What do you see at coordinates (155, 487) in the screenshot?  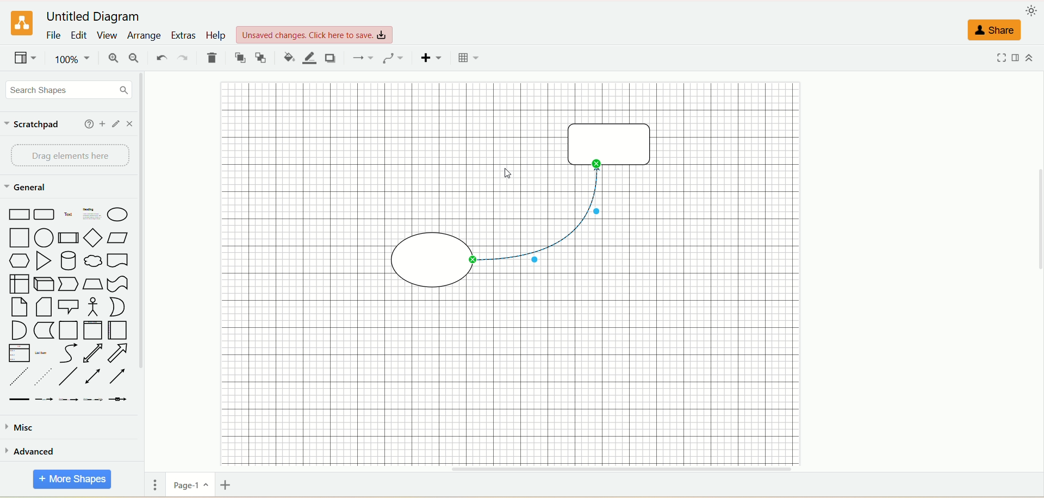 I see `pages` at bounding box center [155, 487].